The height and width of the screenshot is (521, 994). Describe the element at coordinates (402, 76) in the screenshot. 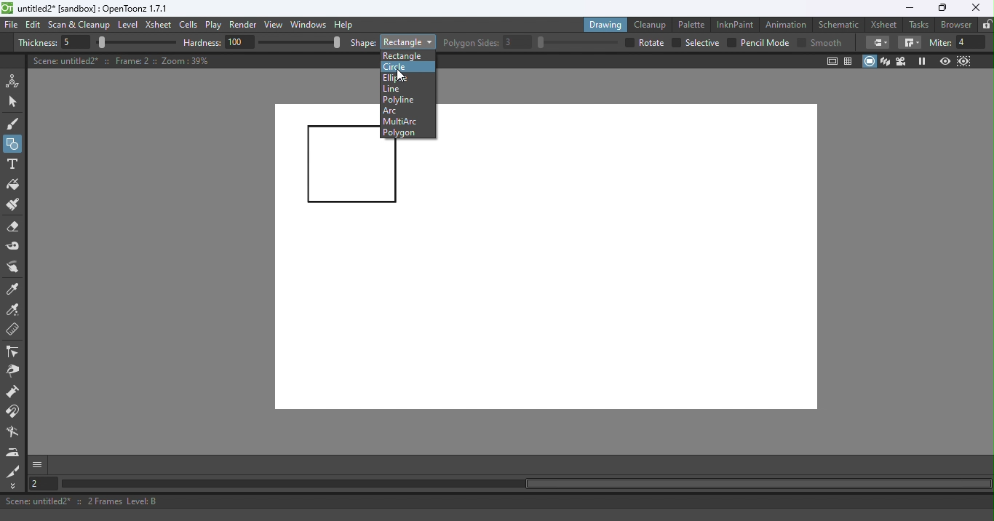

I see `Cursor` at that location.